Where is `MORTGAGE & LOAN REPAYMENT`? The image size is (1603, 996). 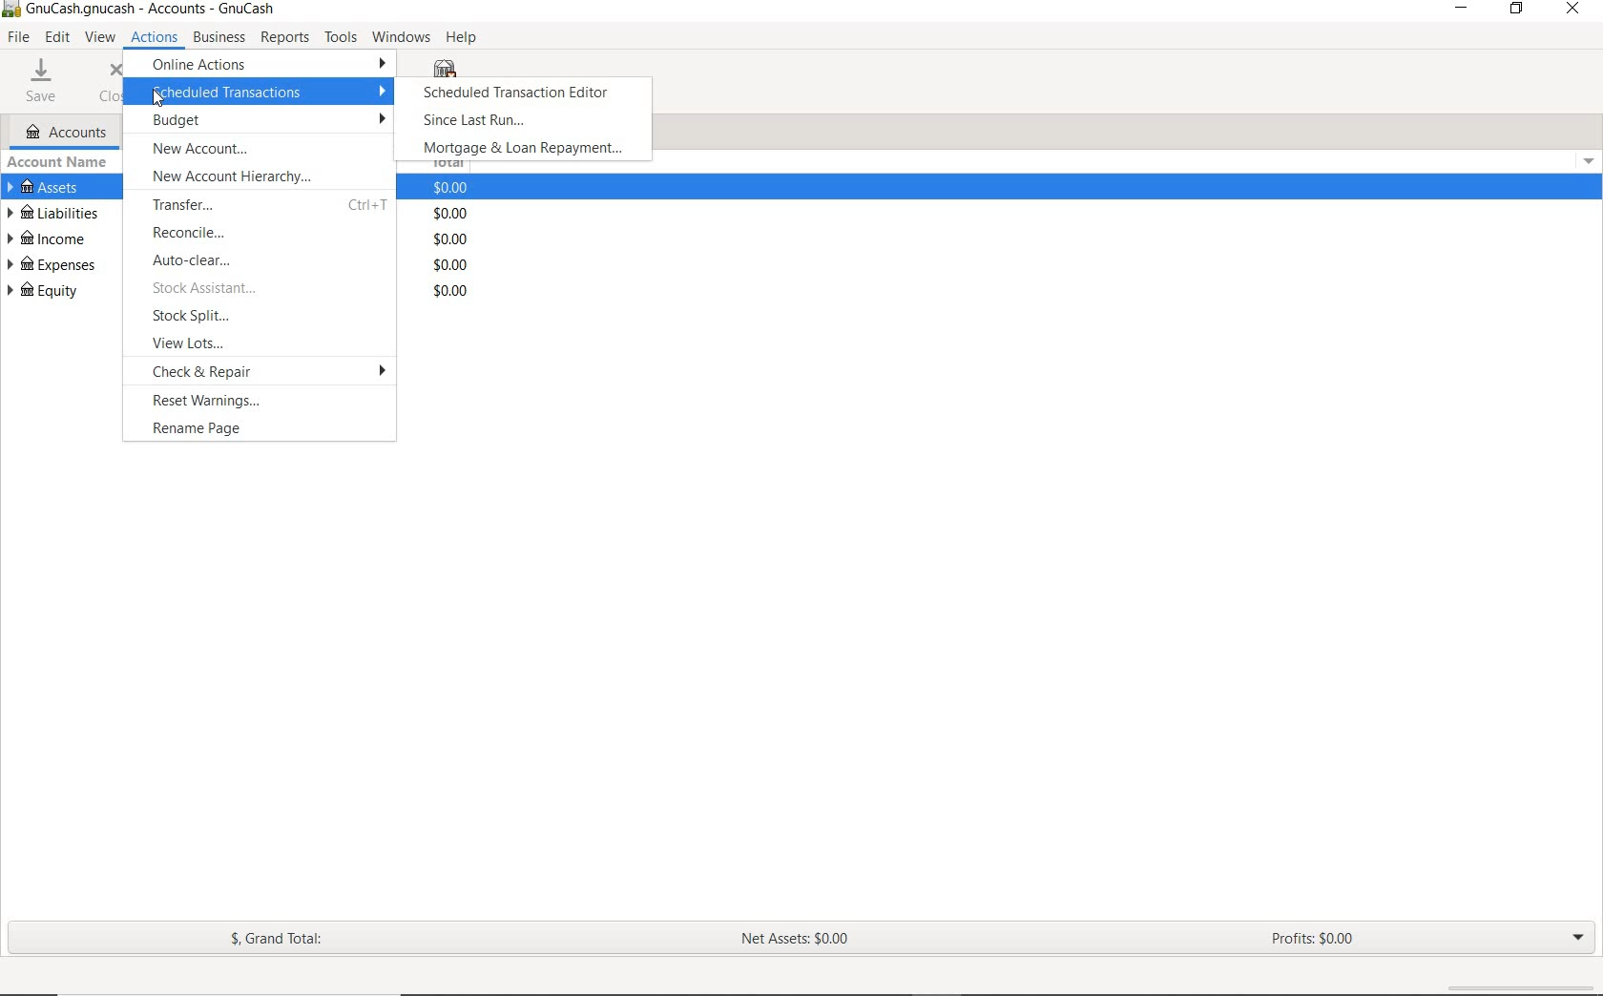
MORTGAGE & LOAN REPAYMENT is located at coordinates (522, 149).